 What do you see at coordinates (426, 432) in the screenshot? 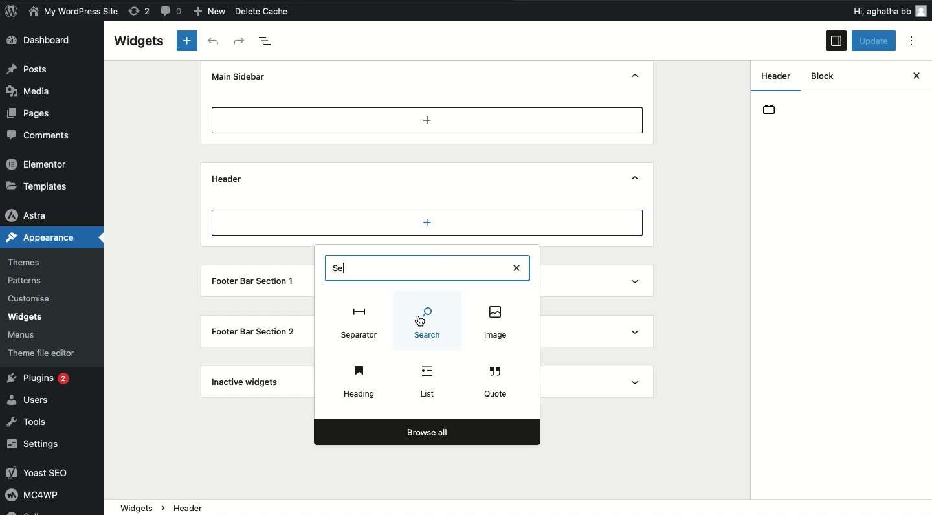
I see `Browse all` at bounding box center [426, 432].